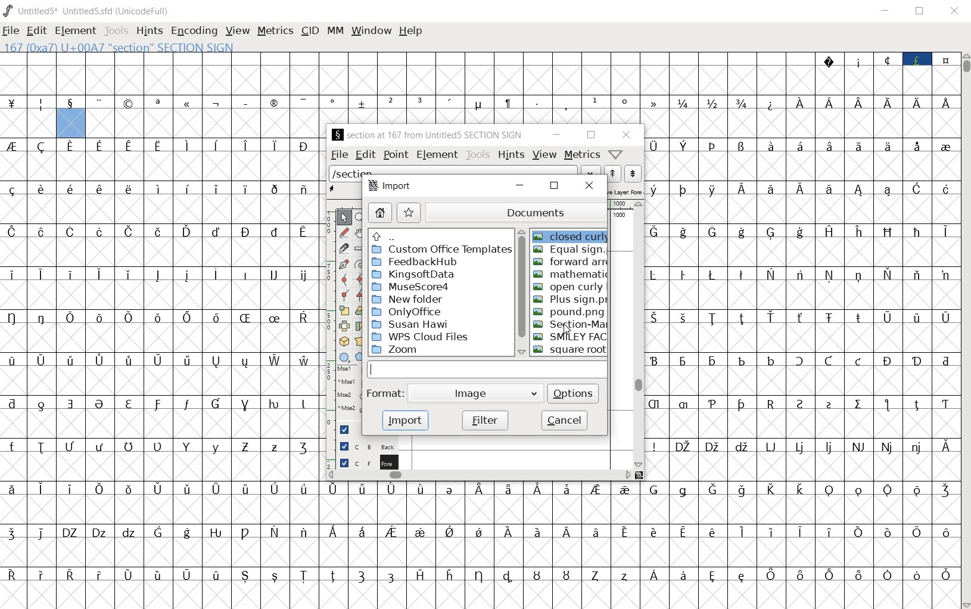  Describe the element at coordinates (581, 155) in the screenshot. I see `metrics` at that location.